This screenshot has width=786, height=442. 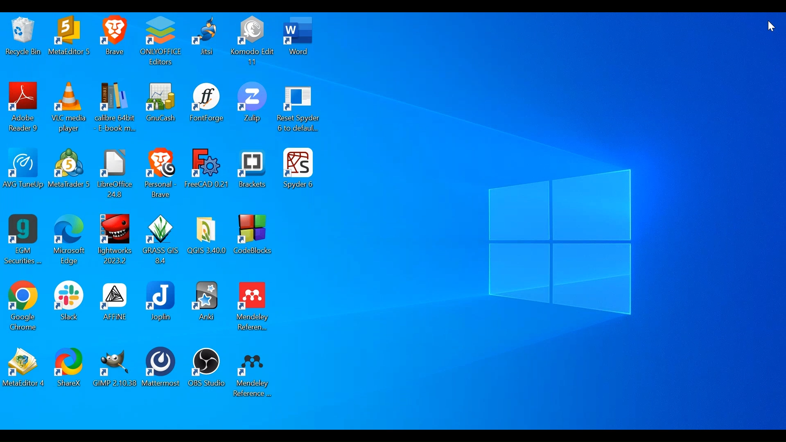 What do you see at coordinates (208, 241) in the screenshot?
I see `QGIS 3.40.0` at bounding box center [208, 241].